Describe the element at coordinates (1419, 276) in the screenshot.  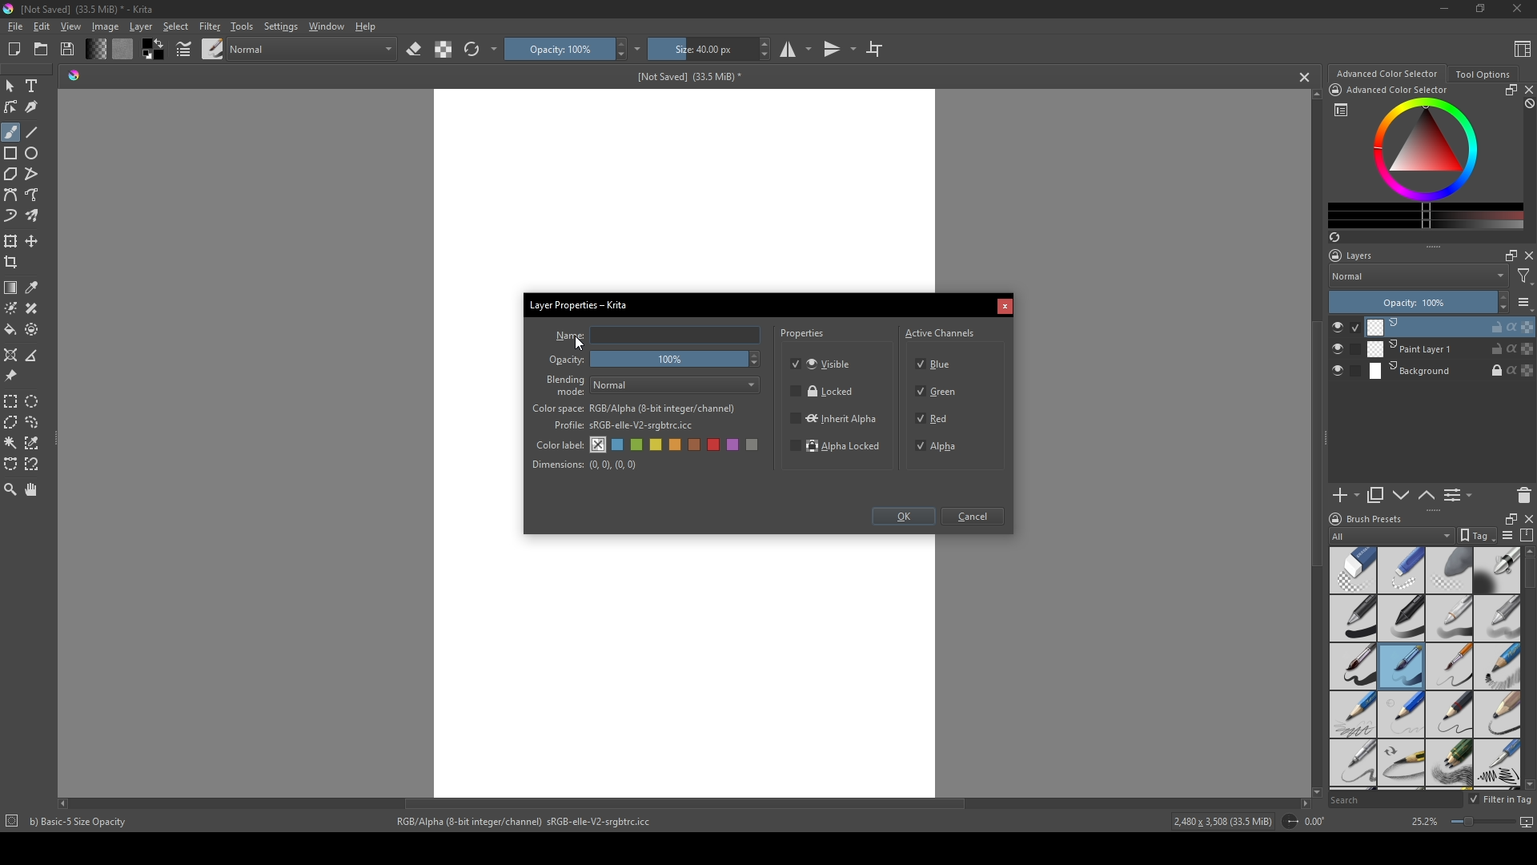
I see `Normal` at that location.